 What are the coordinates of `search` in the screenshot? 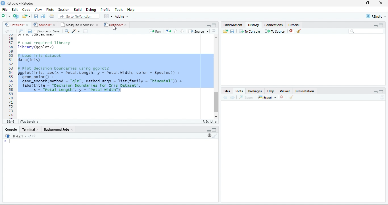 It's located at (66, 31).